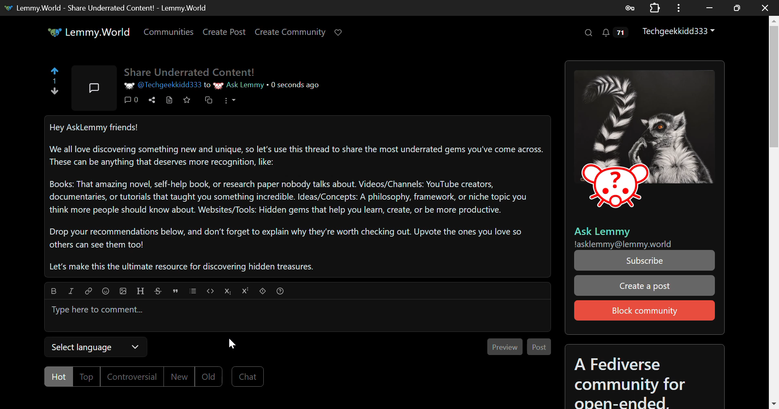 This screenshot has height=409, width=779. I want to click on Ask Lemmy, so click(238, 86).